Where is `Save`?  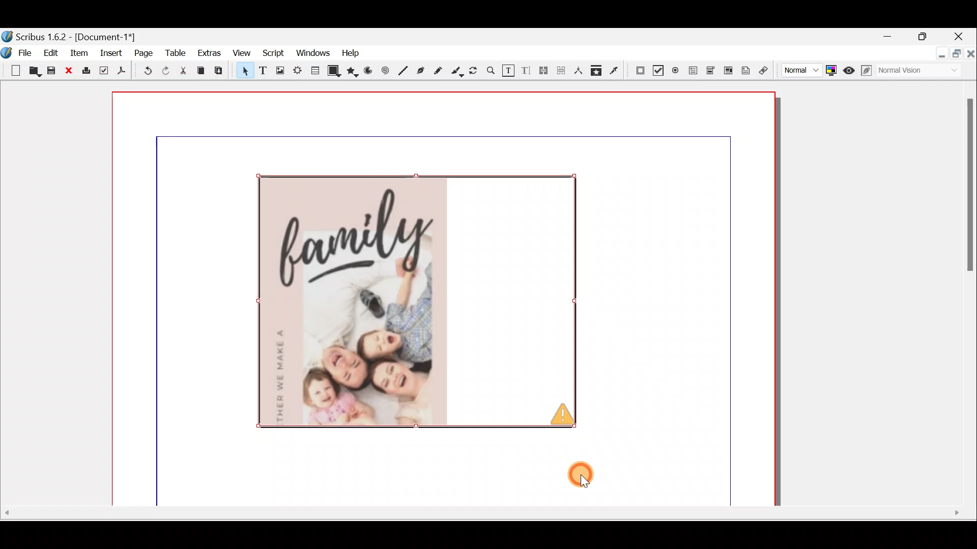
Save is located at coordinates (53, 72).